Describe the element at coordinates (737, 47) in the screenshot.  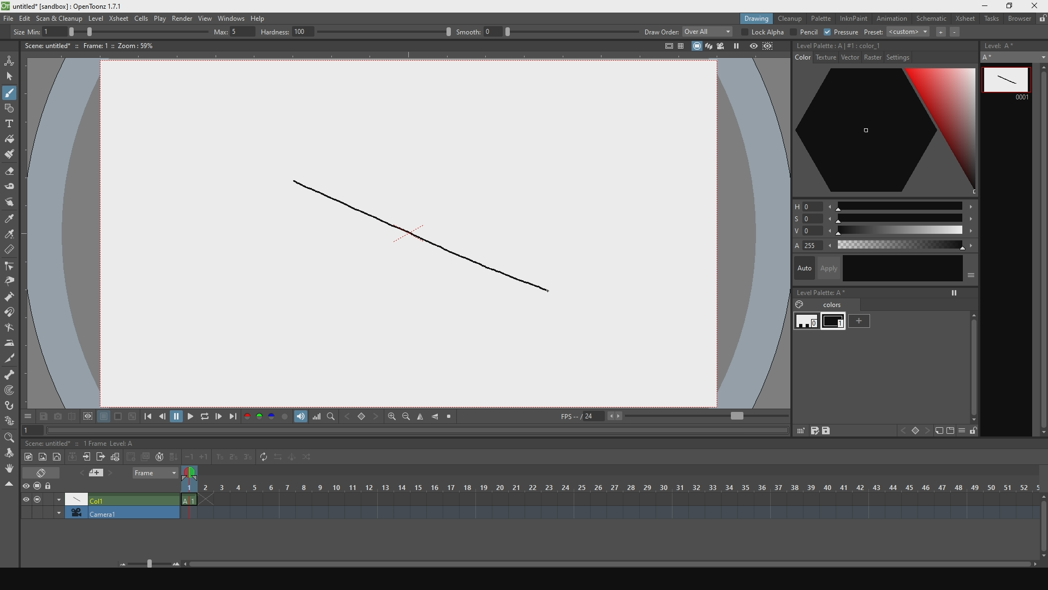
I see `pause` at that location.